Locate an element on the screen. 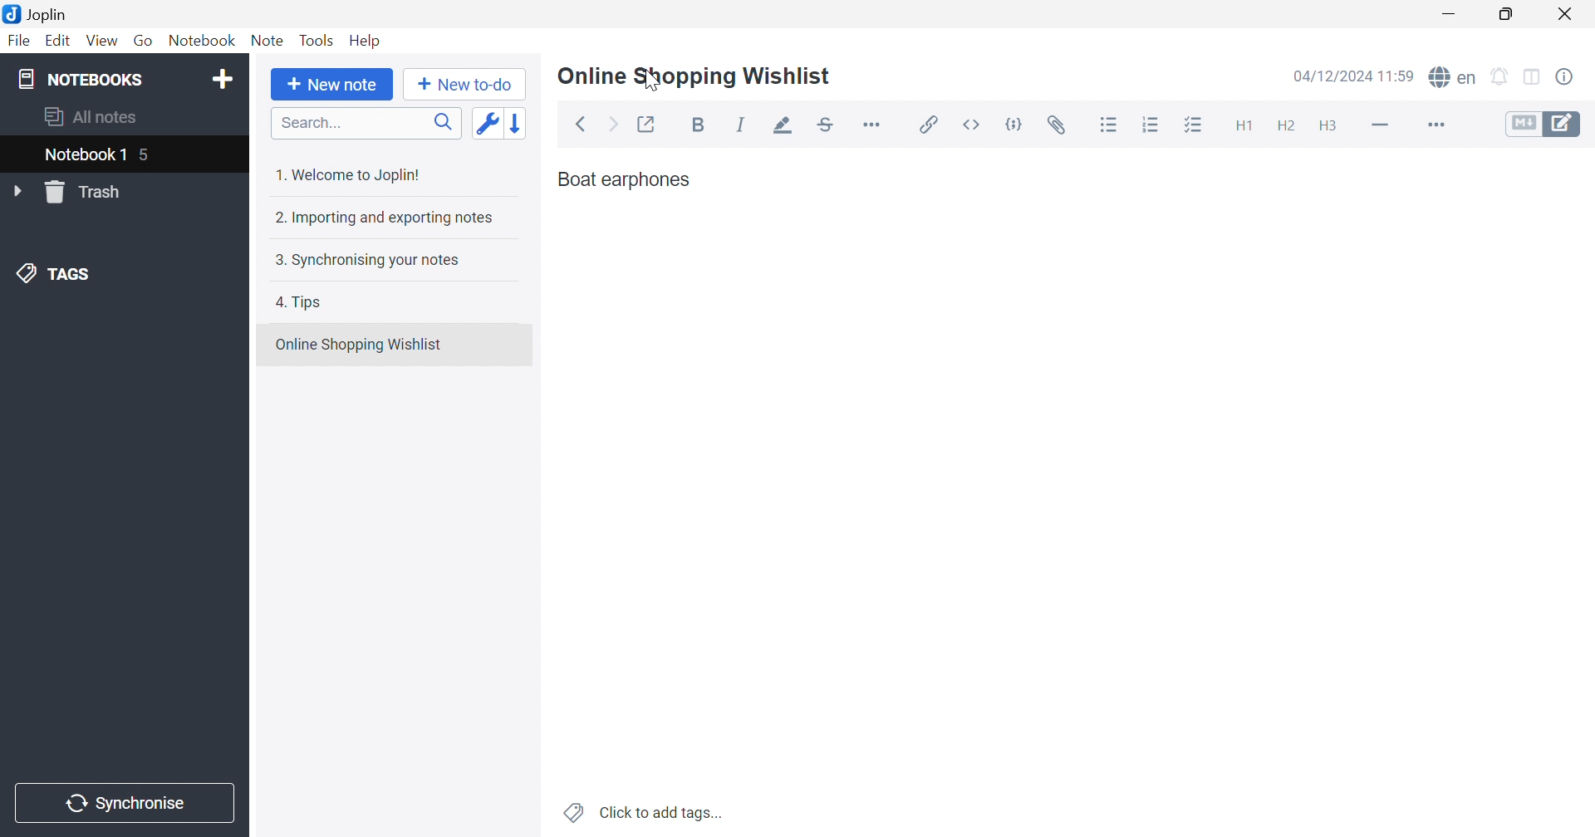 This screenshot has height=837, width=1595. Add notebook is located at coordinates (225, 80).